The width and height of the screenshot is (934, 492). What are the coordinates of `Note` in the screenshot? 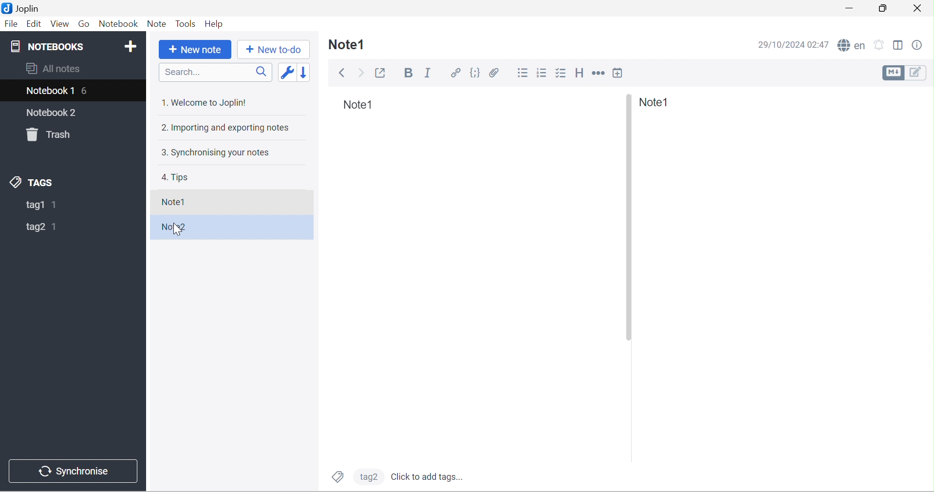 It's located at (158, 24).